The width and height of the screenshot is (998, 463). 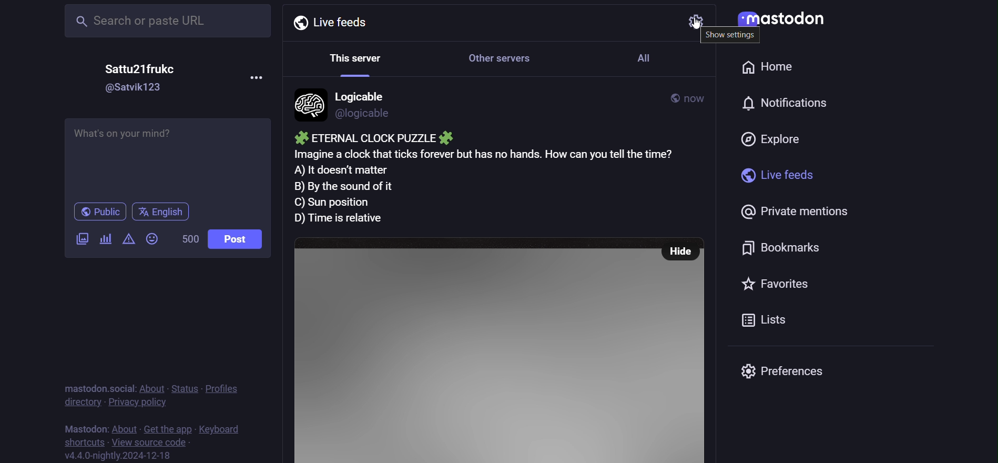 I want to click on } ETERNAL CLOCK PUZZLE, so click(x=371, y=138).